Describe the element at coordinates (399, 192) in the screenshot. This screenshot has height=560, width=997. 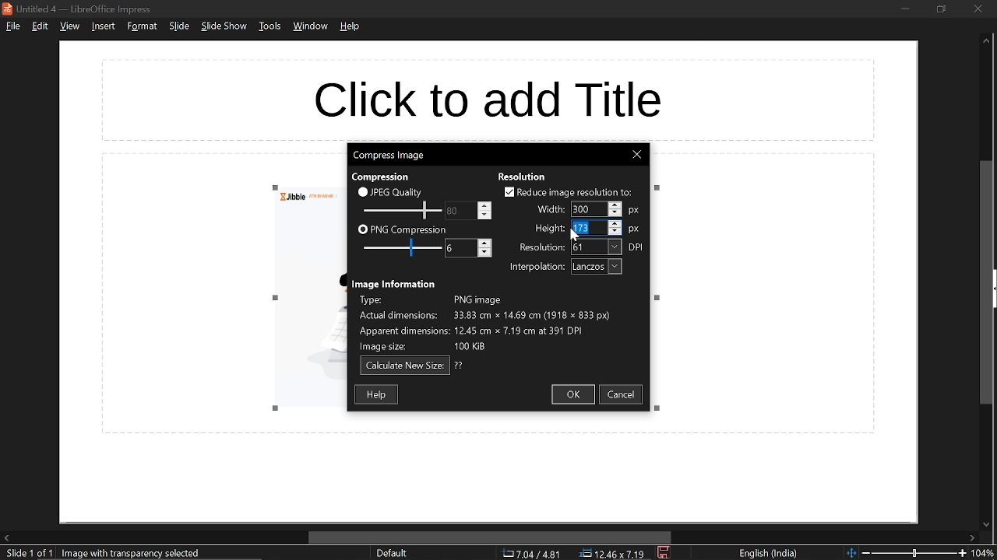
I see `JPEG quality` at that location.